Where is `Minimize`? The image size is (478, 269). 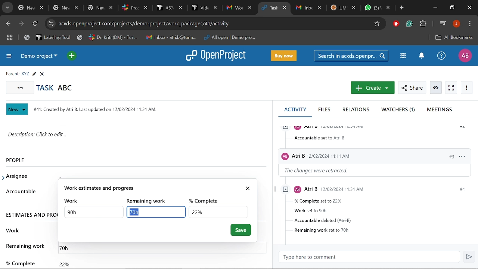
Minimize is located at coordinates (435, 8).